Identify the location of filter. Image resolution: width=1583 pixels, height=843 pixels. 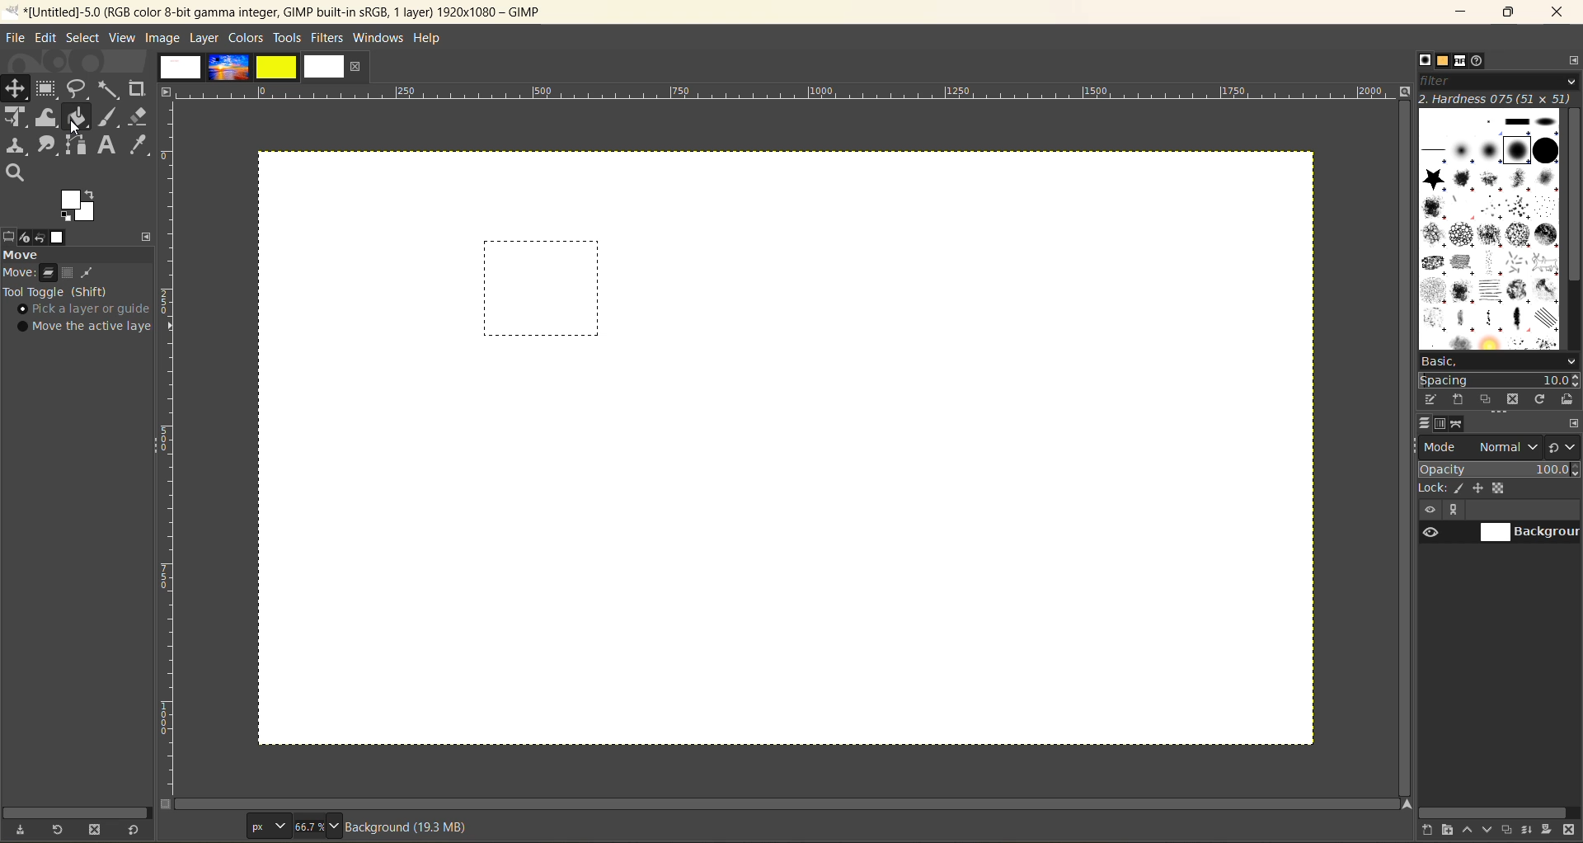
(1500, 83).